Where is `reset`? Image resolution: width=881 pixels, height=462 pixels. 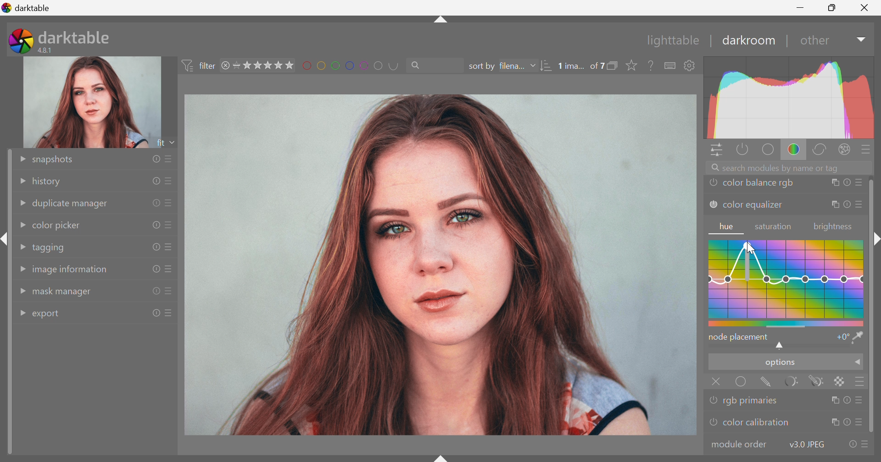
reset is located at coordinates (847, 400).